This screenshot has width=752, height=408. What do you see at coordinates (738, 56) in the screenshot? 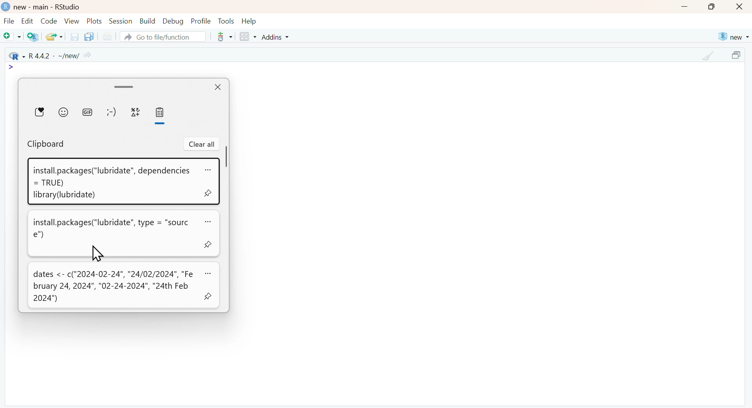
I see `maximize` at bounding box center [738, 56].